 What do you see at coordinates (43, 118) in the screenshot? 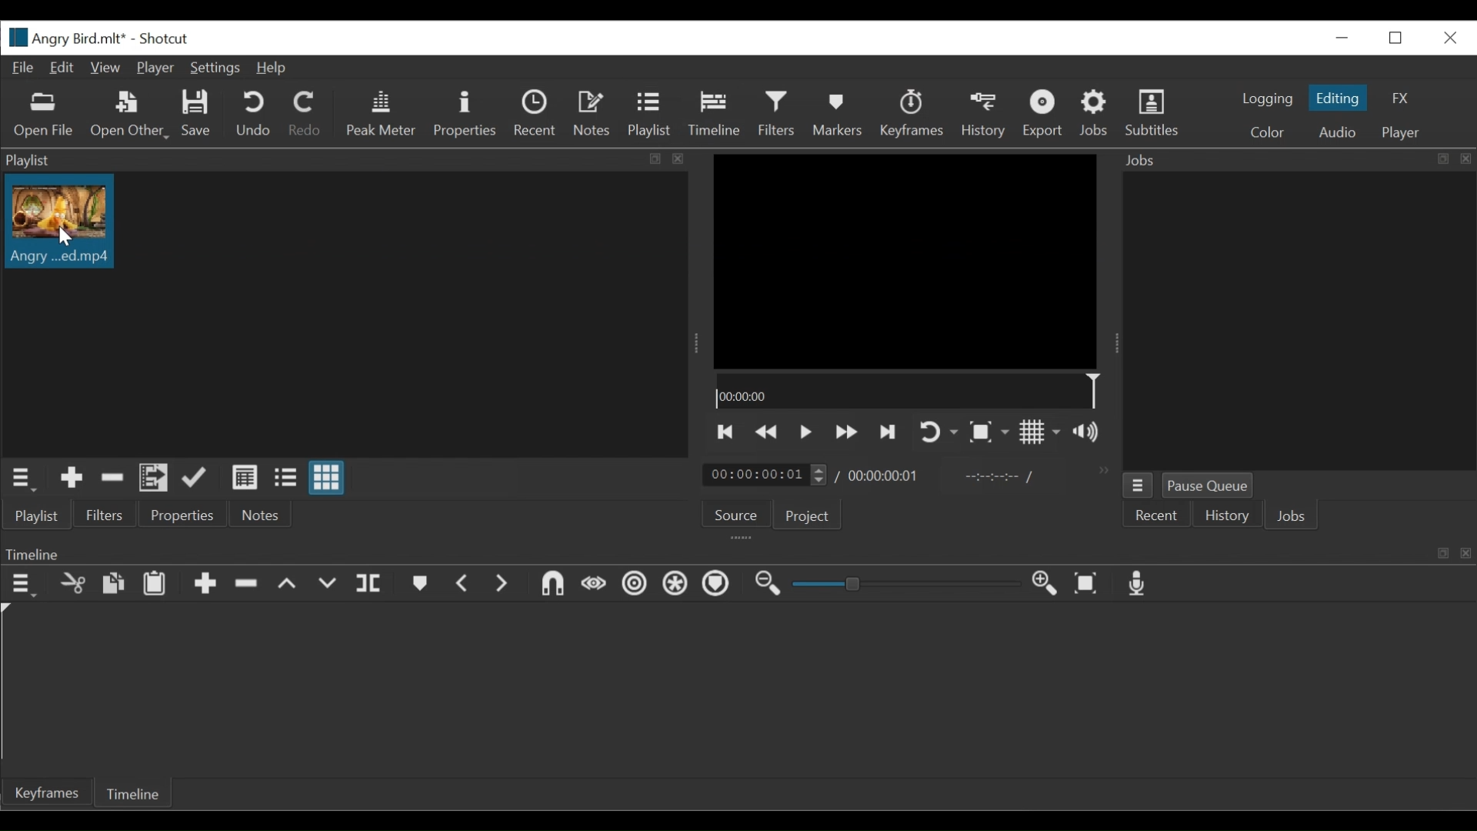
I see `Open File` at bounding box center [43, 118].